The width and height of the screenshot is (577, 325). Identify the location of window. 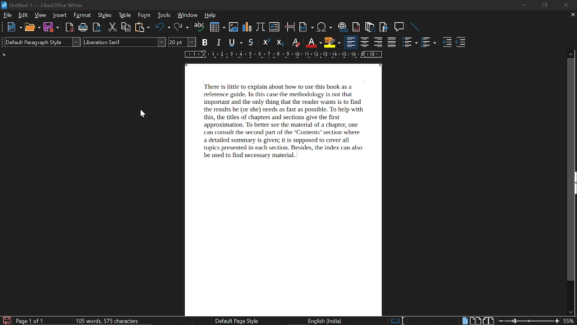
(188, 15).